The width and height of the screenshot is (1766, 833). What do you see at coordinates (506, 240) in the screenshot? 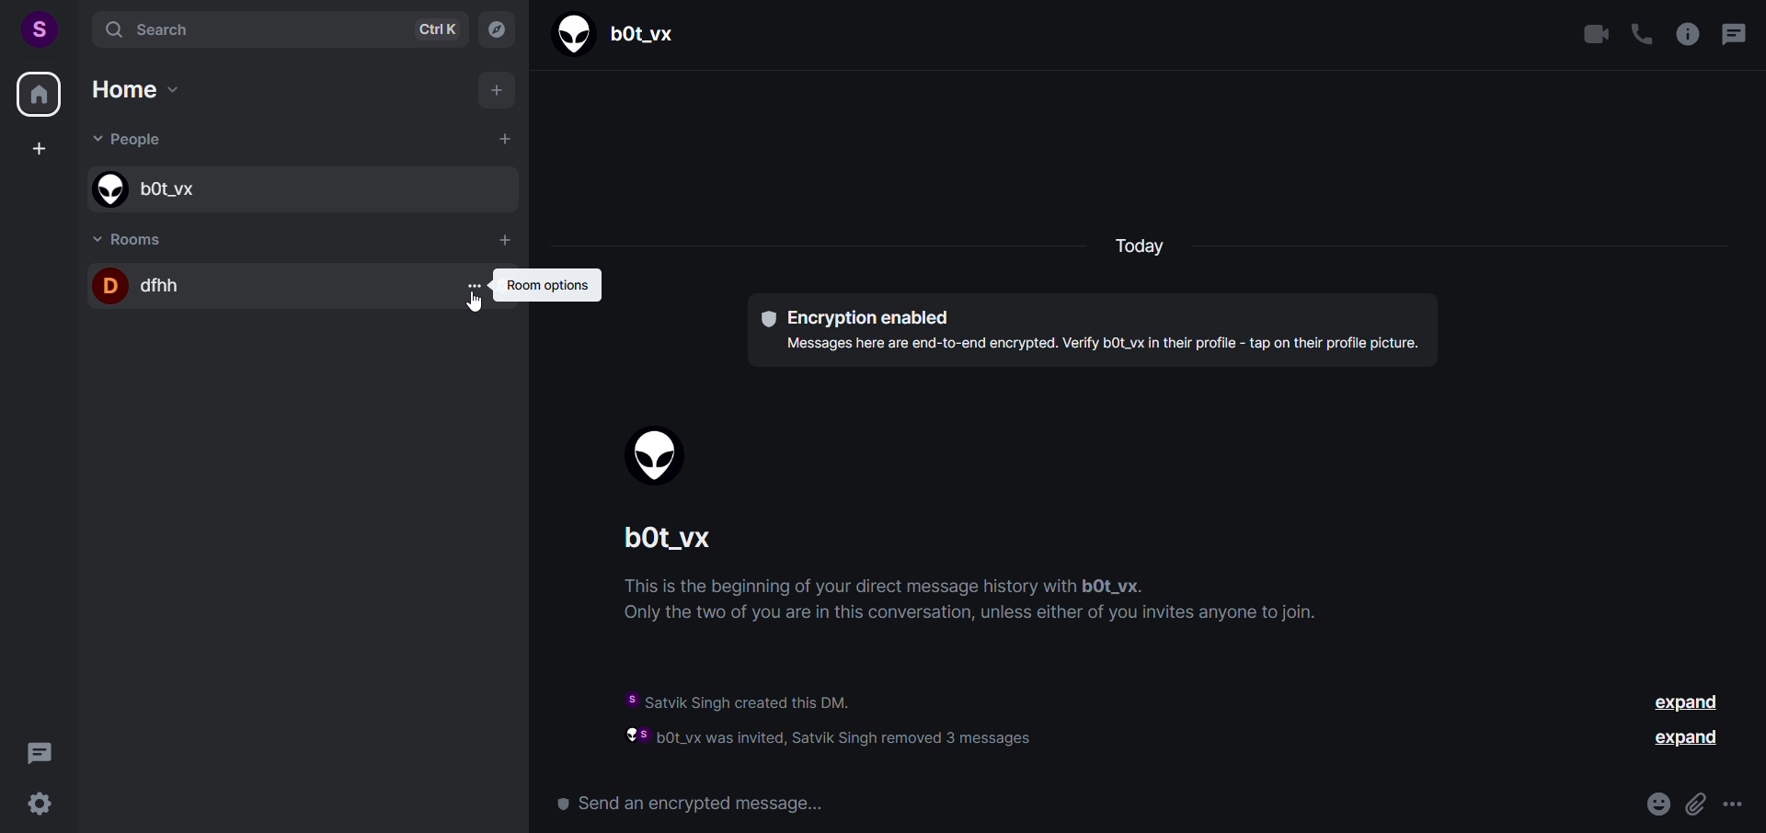
I see `add room` at bounding box center [506, 240].